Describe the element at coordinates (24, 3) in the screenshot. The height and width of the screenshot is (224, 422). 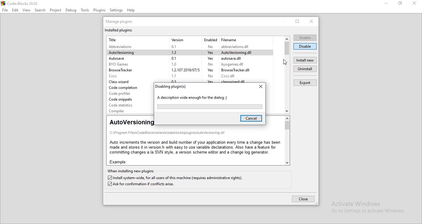
I see `Code: Blocks 20.03` at that location.